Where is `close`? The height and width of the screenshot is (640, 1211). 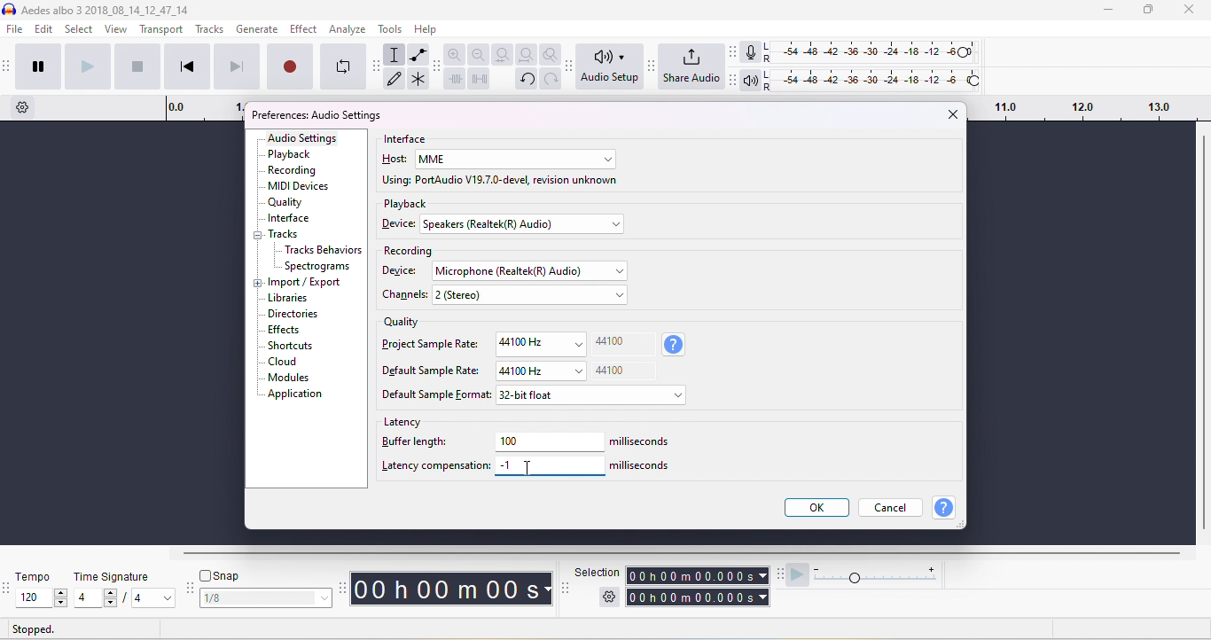 close is located at coordinates (1188, 11).